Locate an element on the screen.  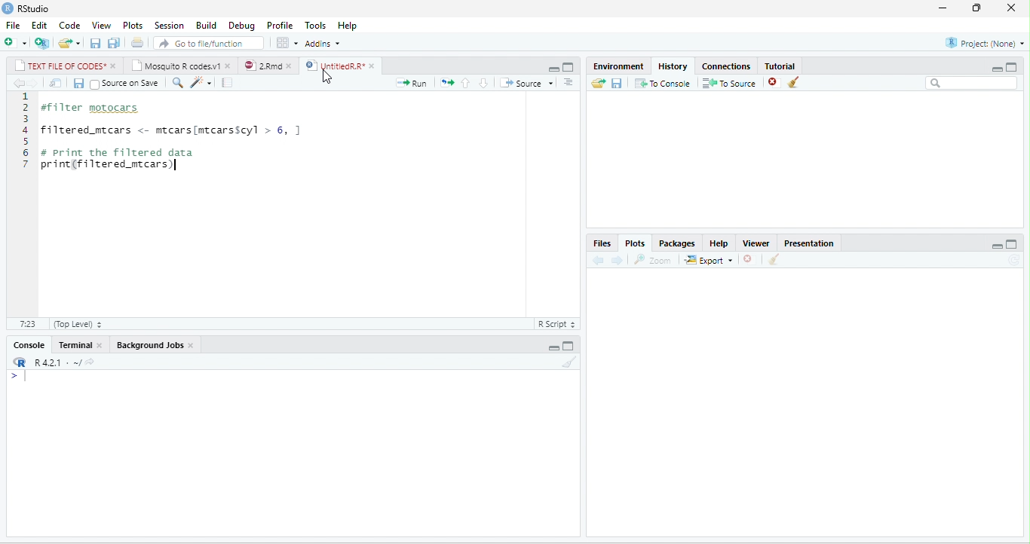
minimize is located at coordinates (553, 347).